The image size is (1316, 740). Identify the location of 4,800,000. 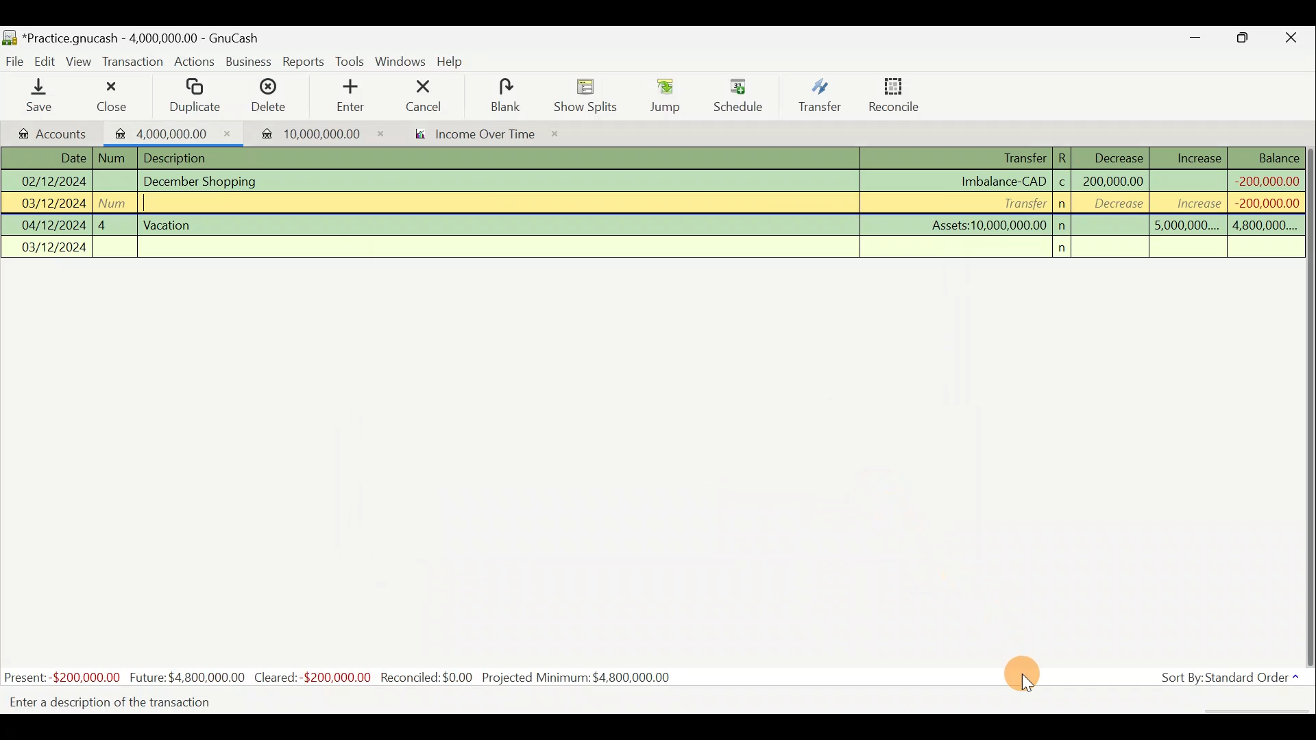
(1263, 226).